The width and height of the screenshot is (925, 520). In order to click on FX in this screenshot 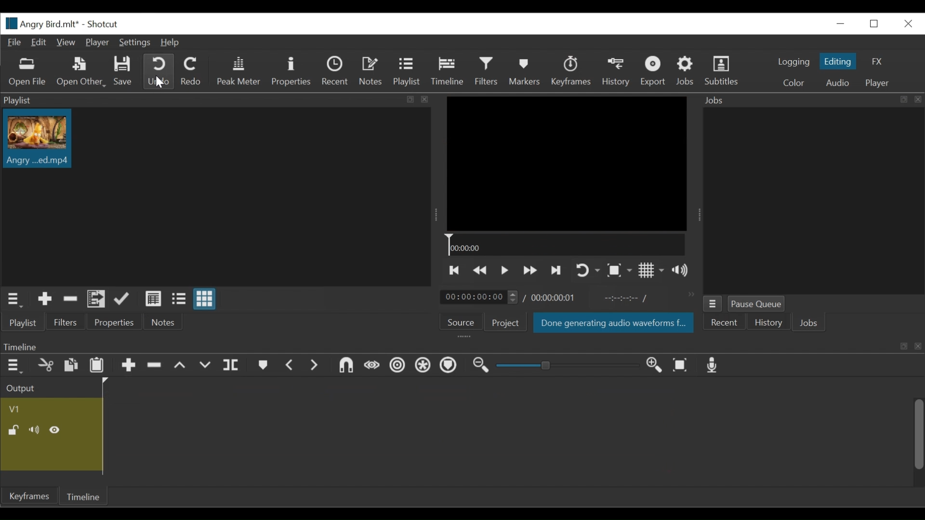, I will do `click(876, 61)`.